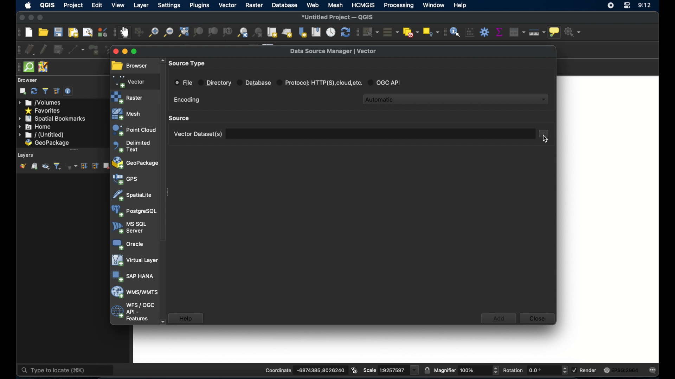 Image resolution: width=675 pixels, height=379 pixels. I want to click on new 3d map view, so click(288, 33).